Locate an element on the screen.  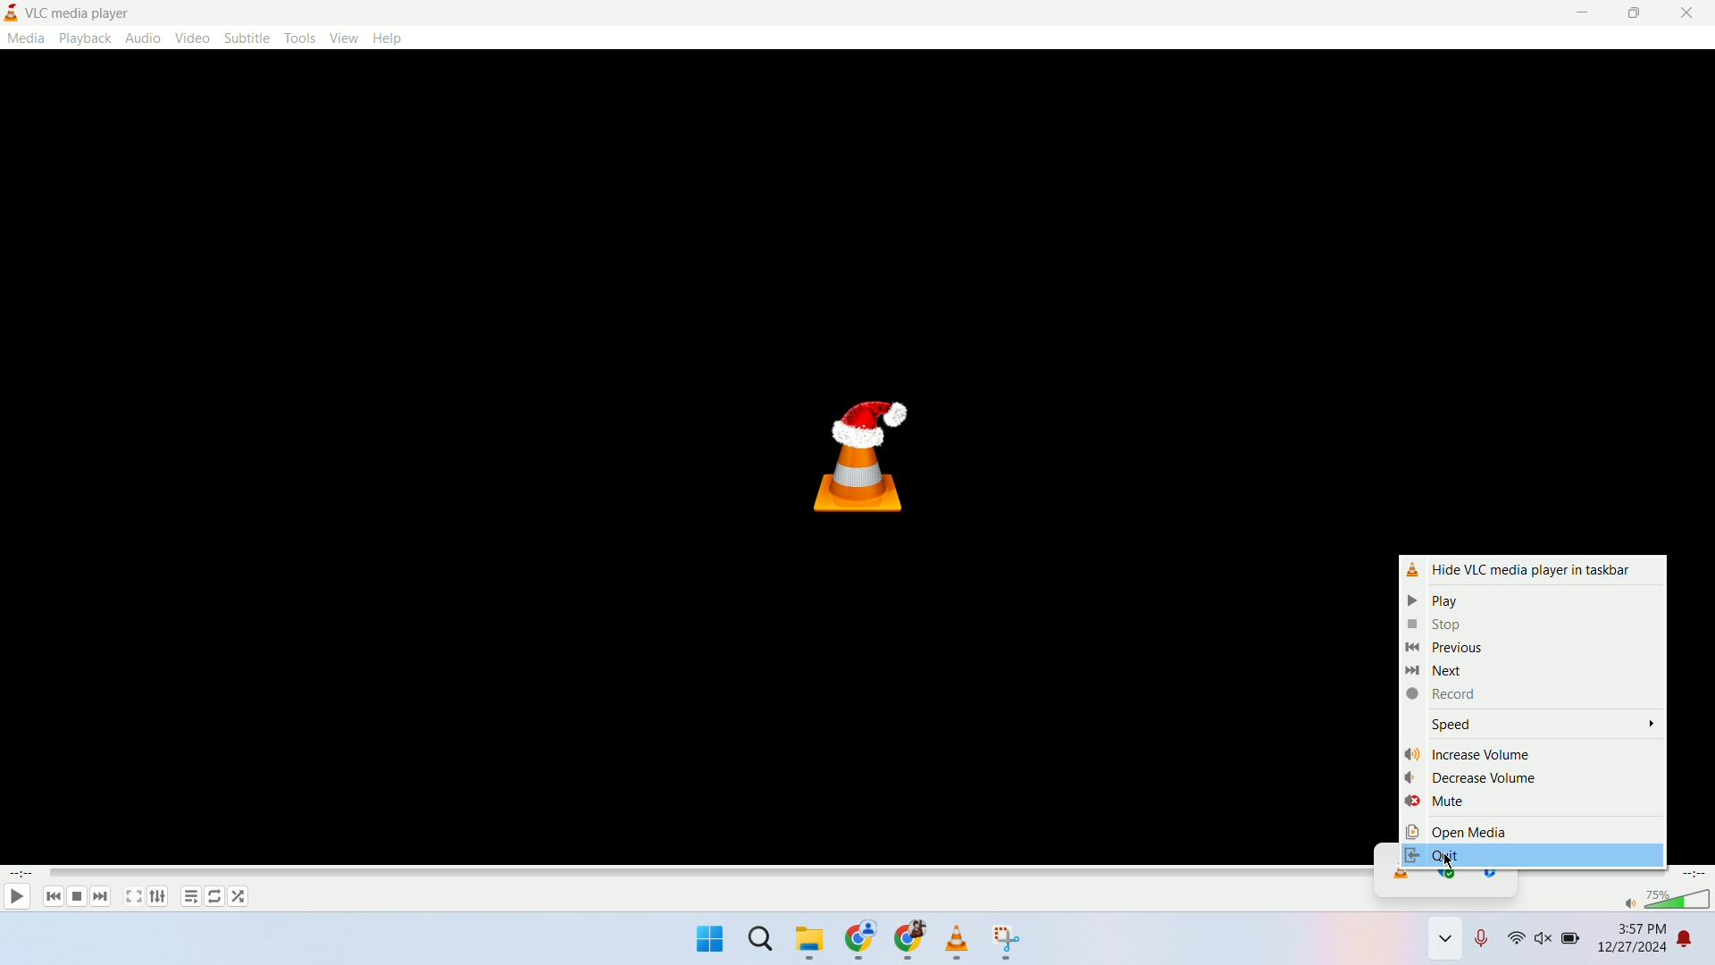
elapsed time is located at coordinates (21, 874).